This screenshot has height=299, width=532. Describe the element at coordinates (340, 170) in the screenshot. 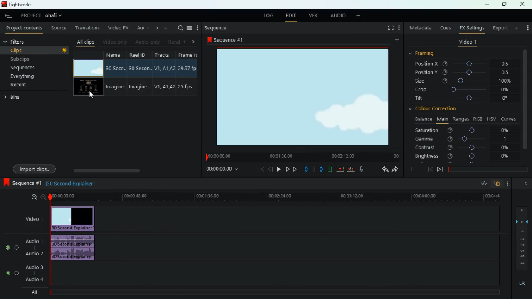

I see `up` at that location.